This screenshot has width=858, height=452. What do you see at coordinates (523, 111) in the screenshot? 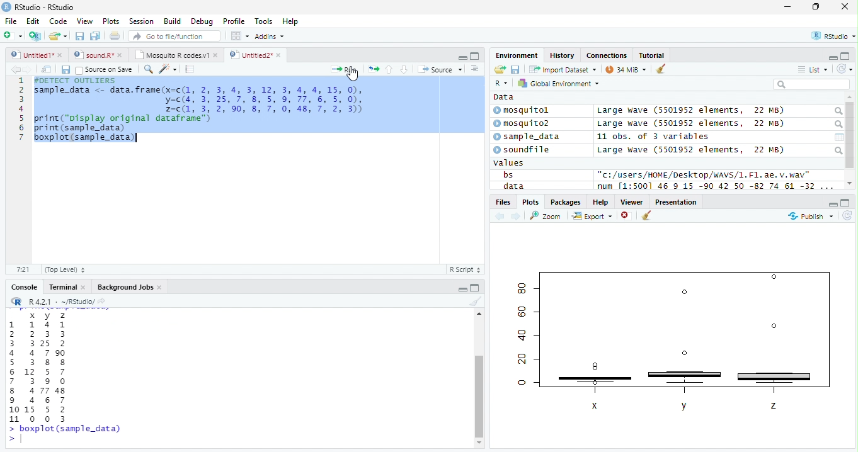
I see `mosquito1` at bounding box center [523, 111].